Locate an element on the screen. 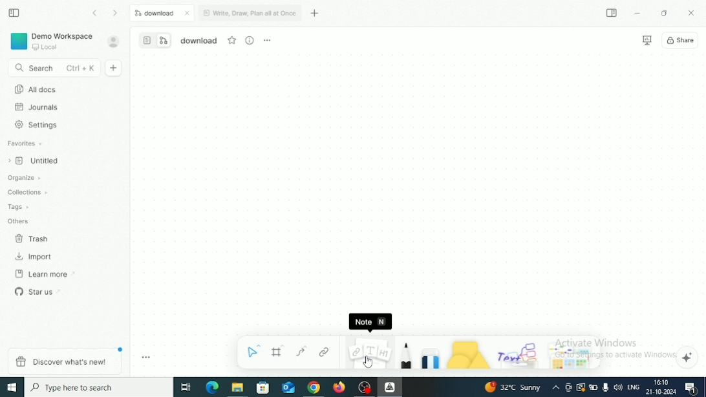 The image size is (706, 397). Firefox is located at coordinates (340, 388).